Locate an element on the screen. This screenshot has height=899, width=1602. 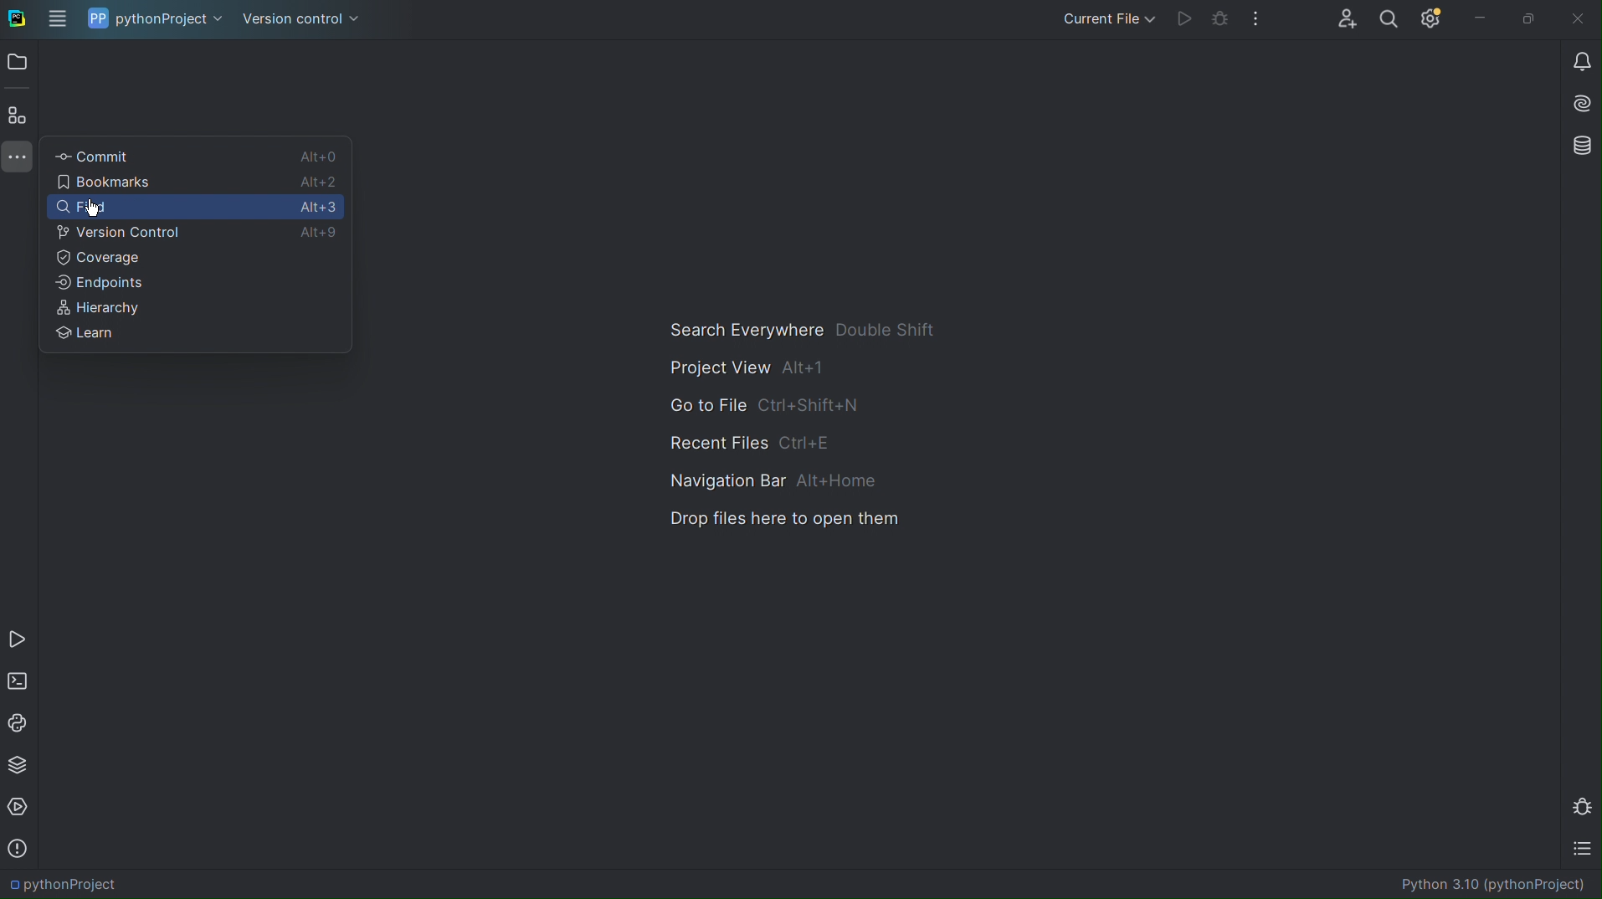
Services is located at coordinates (20, 807).